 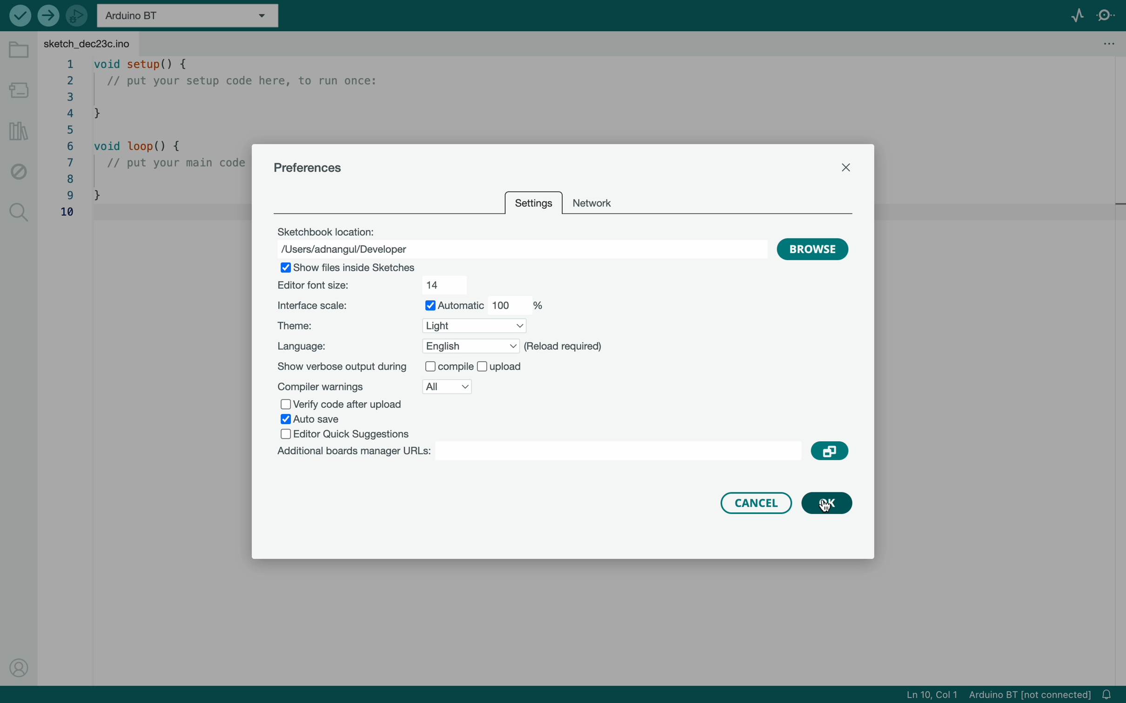 What do you see at coordinates (311, 168) in the screenshot?
I see `preferences` at bounding box center [311, 168].